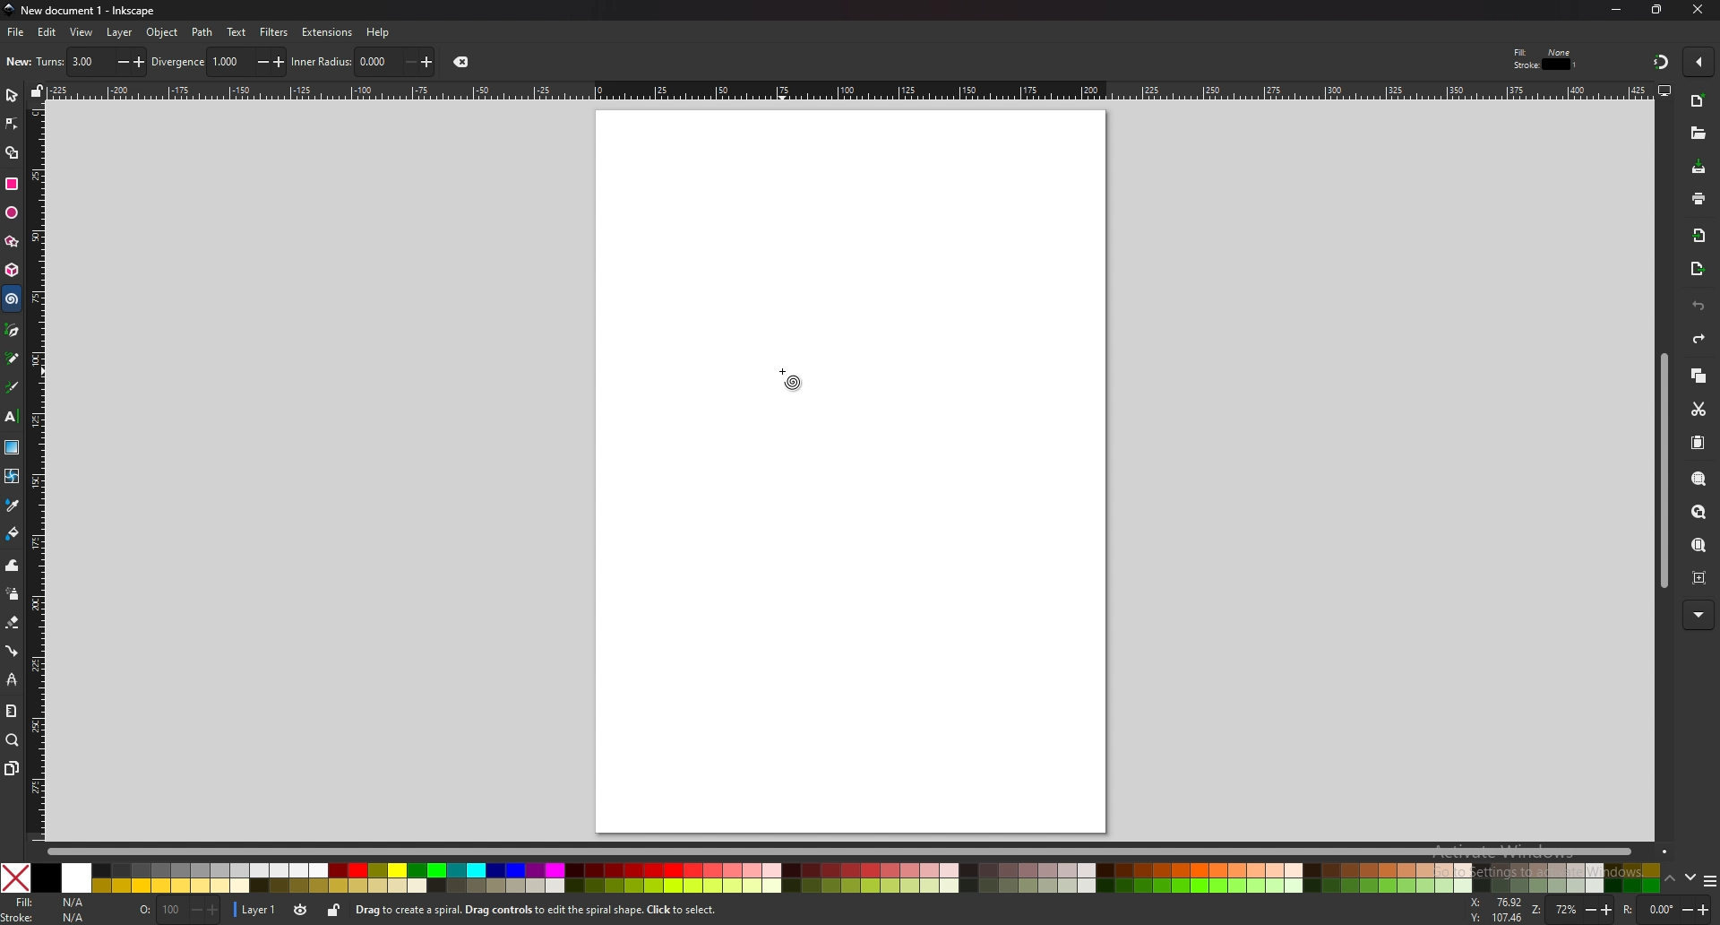  Describe the element at coordinates (275, 31) in the screenshot. I see `filters` at that location.